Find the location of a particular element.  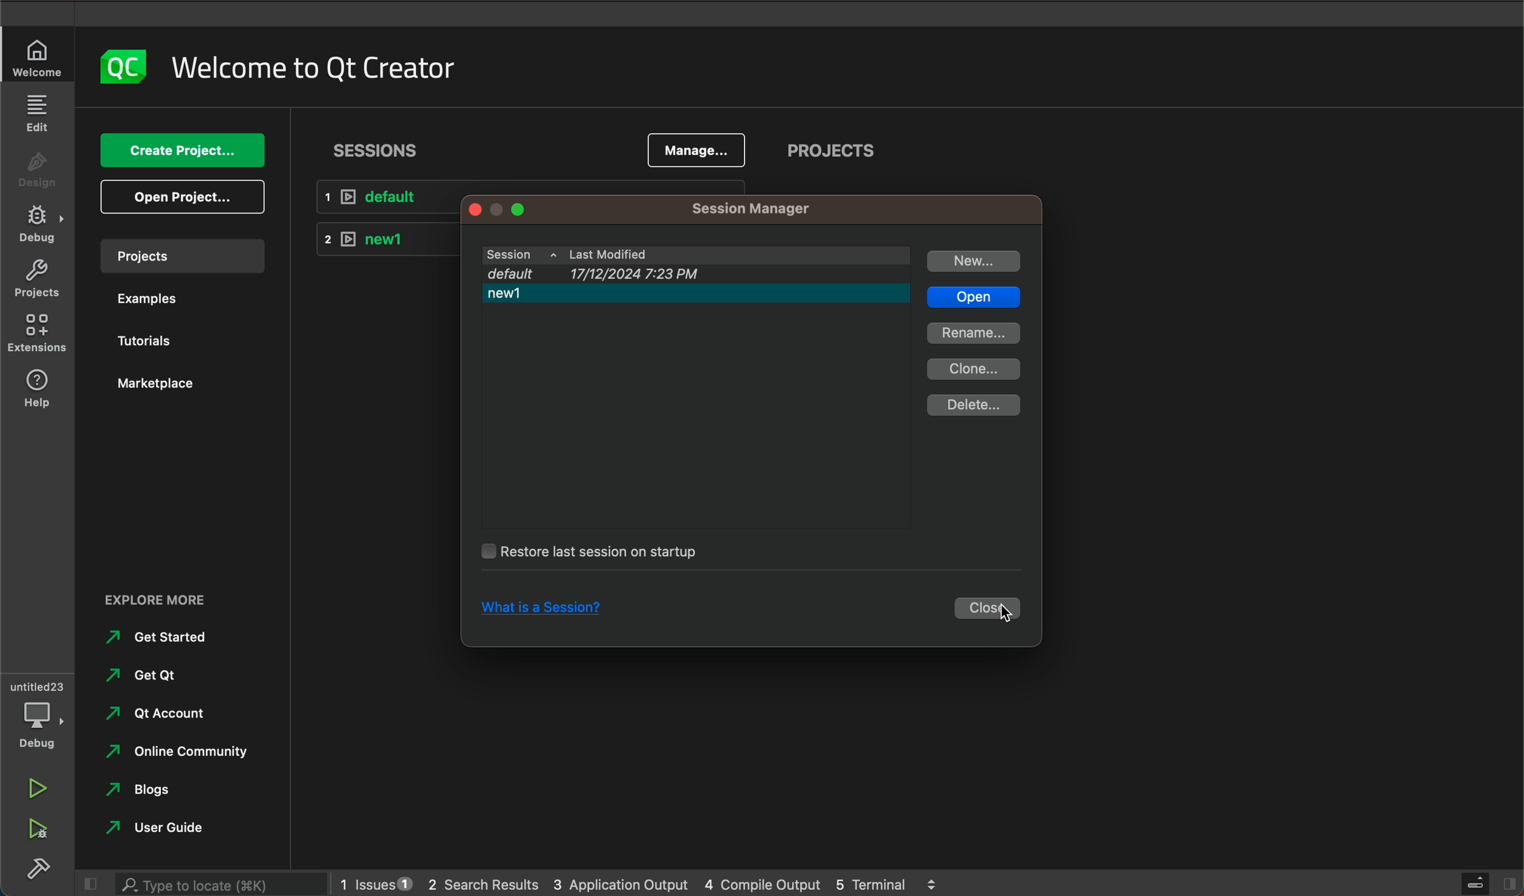

sessions is located at coordinates (377, 150).